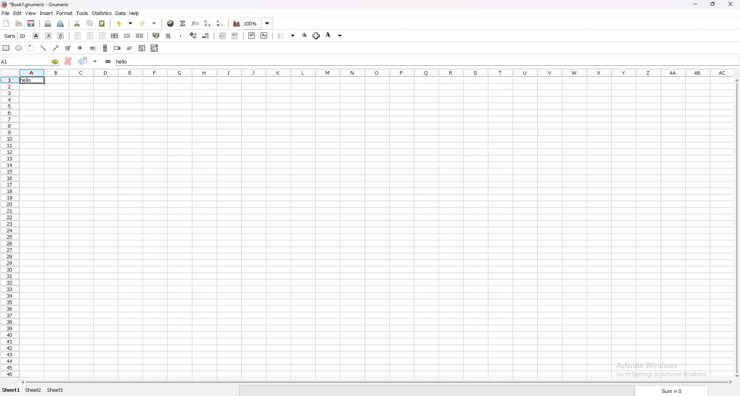 The image size is (740, 396). Describe the element at coordinates (7, 48) in the screenshot. I see `rectangle` at that location.